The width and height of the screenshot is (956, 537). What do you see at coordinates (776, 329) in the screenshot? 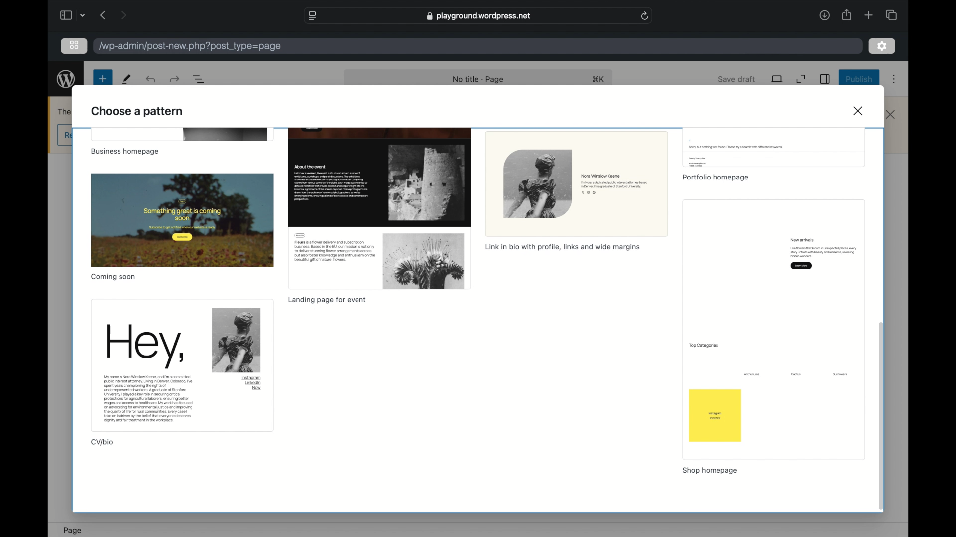
I see `preview` at bounding box center [776, 329].